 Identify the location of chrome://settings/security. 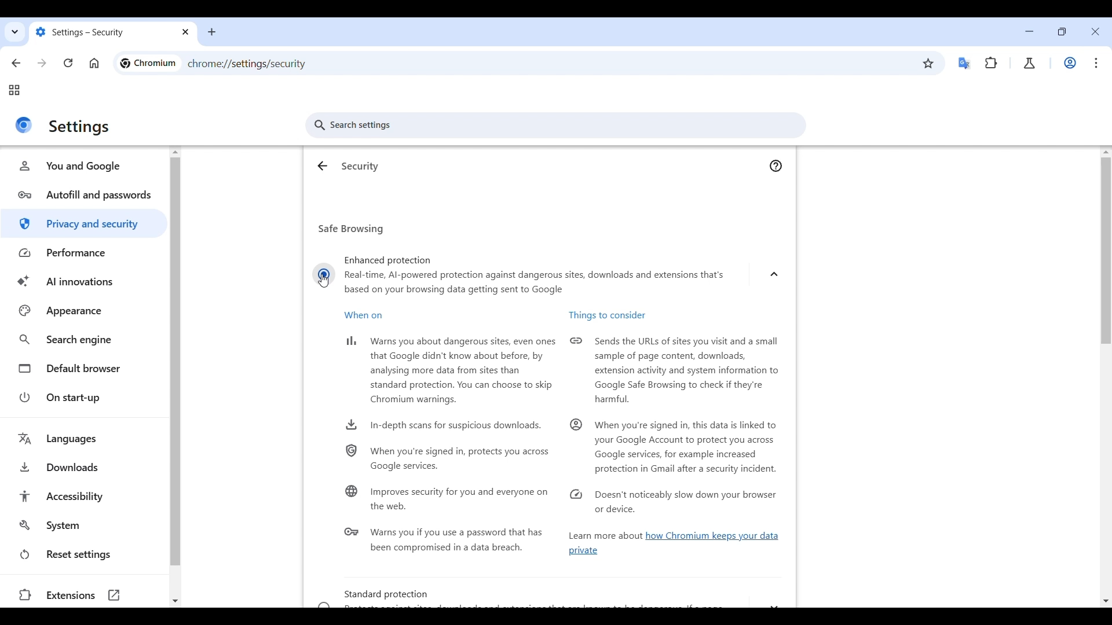
(247, 65).